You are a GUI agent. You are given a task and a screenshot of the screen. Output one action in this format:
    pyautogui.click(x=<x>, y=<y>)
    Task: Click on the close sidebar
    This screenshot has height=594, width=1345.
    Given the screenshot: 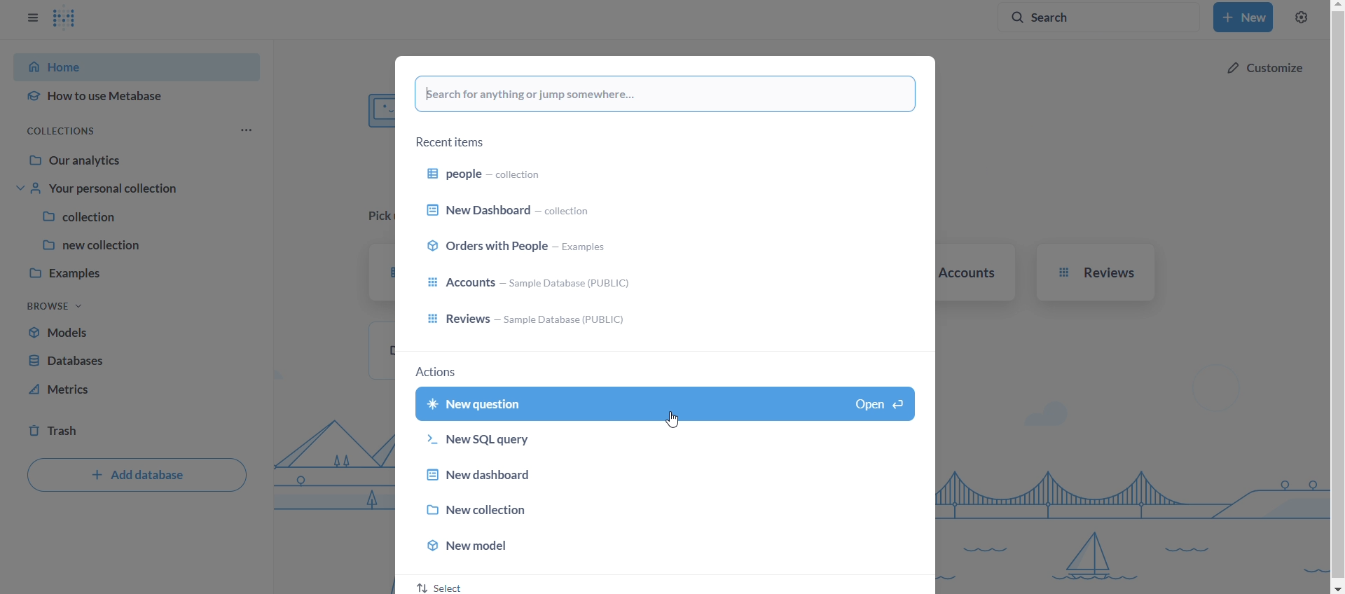 What is the action you would take?
    pyautogui.click(x=32, y=18)
    